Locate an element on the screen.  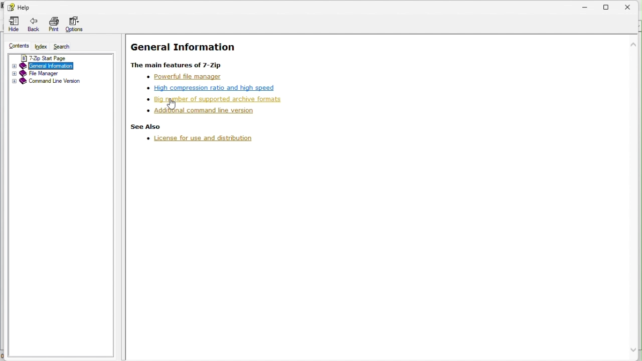
close is located at coordinates (633, 6).